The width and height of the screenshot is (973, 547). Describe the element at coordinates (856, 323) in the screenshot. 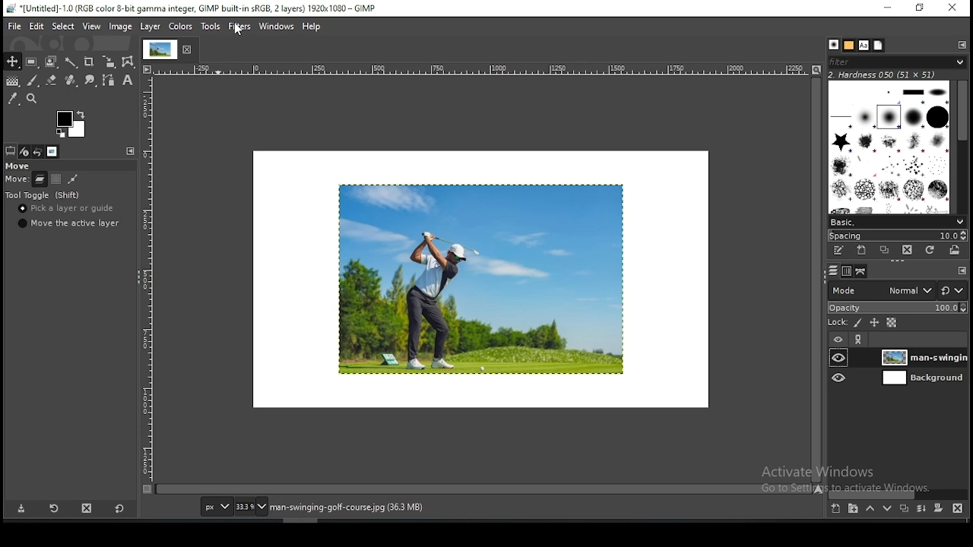

I see `lock pixels` at that location.